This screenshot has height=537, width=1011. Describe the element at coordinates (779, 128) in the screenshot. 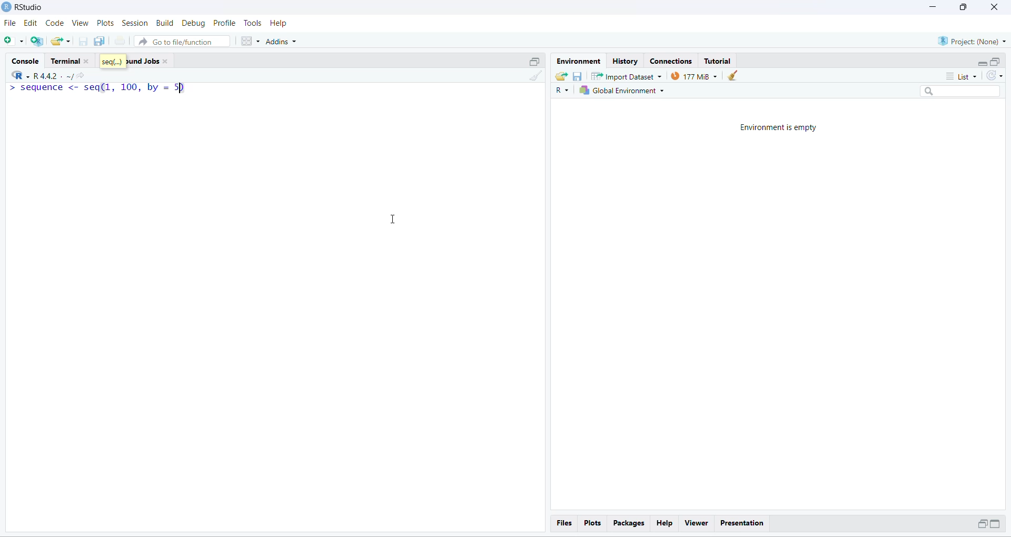

I see `Environment is empty` at that location.